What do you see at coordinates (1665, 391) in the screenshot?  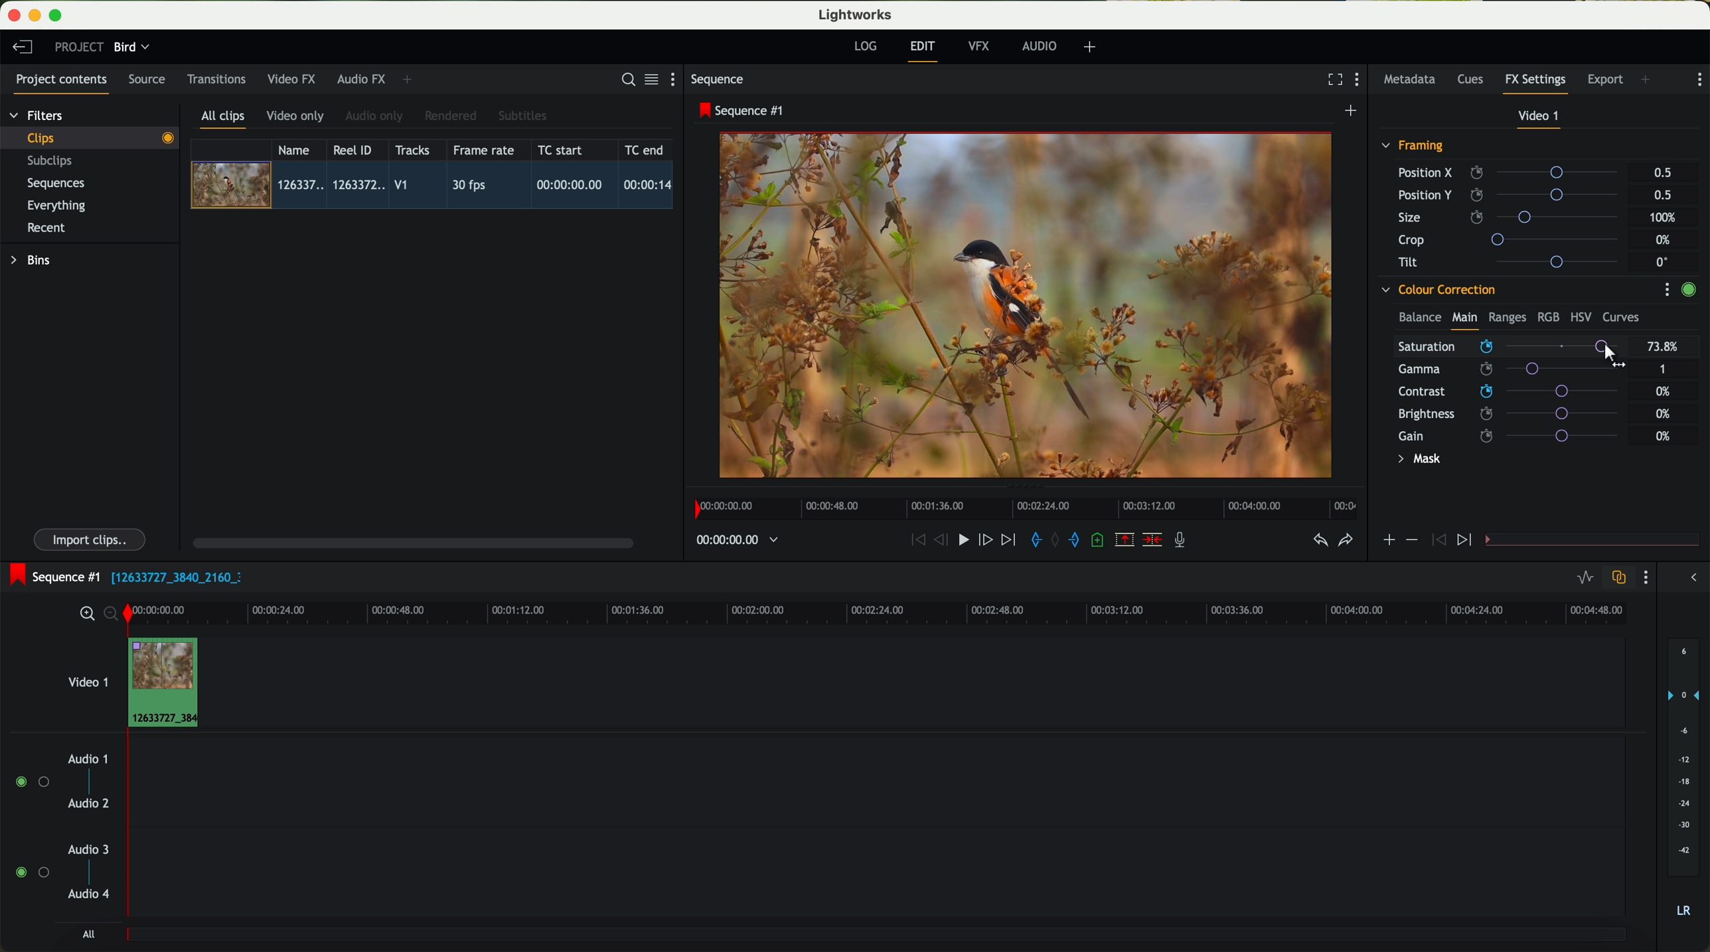 I see `0%` at bounding box center [1665, 391].